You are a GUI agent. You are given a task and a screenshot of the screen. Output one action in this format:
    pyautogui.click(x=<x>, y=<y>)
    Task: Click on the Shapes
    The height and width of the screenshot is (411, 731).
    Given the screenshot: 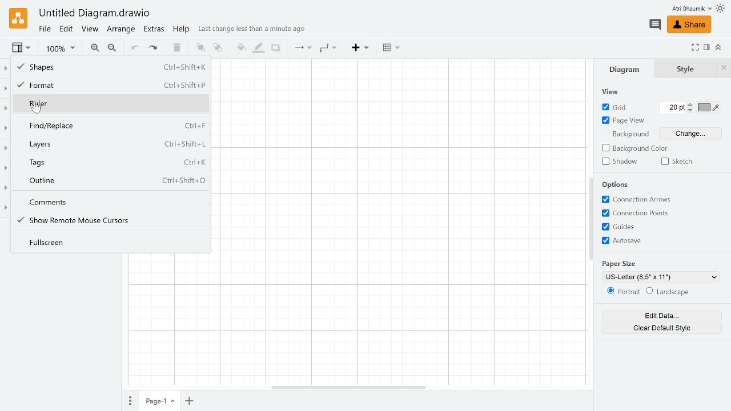 What is the action you would take?
    pyautogui.click(x=105, y=67)
    